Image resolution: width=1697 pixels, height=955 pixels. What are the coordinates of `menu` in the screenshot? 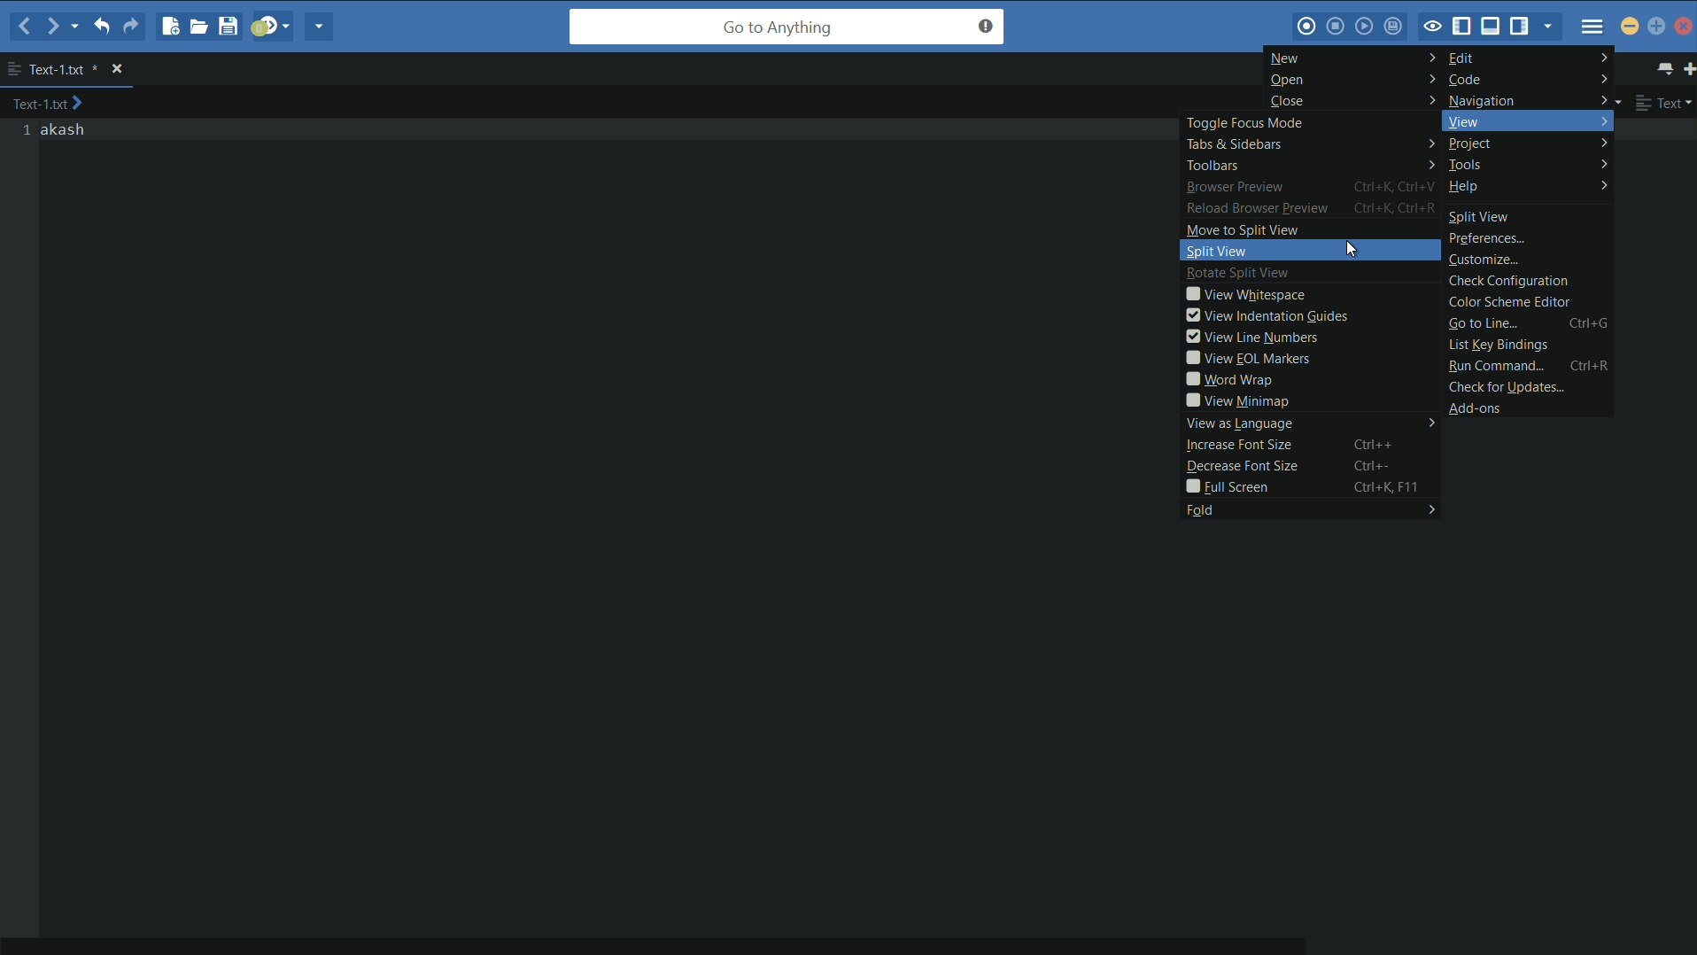 It's located at (1592, 27).